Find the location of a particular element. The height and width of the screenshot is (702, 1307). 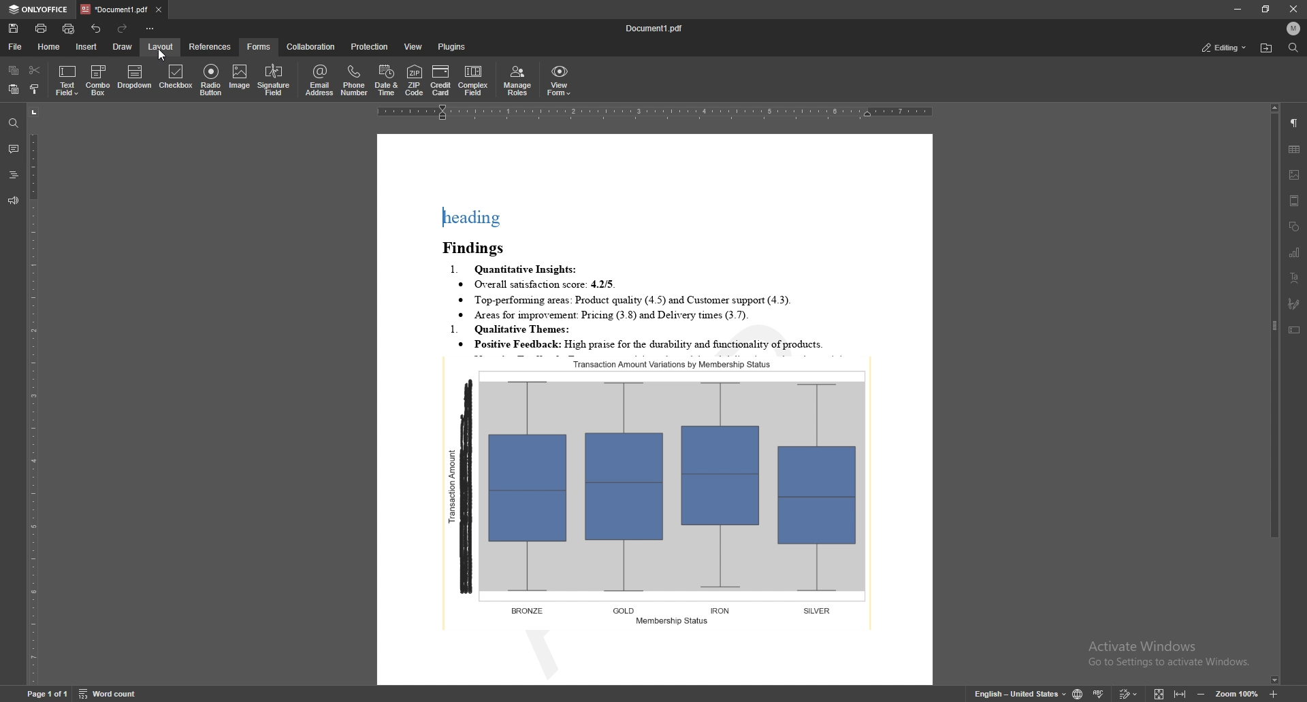

view form is located at coordinates (559, 80).